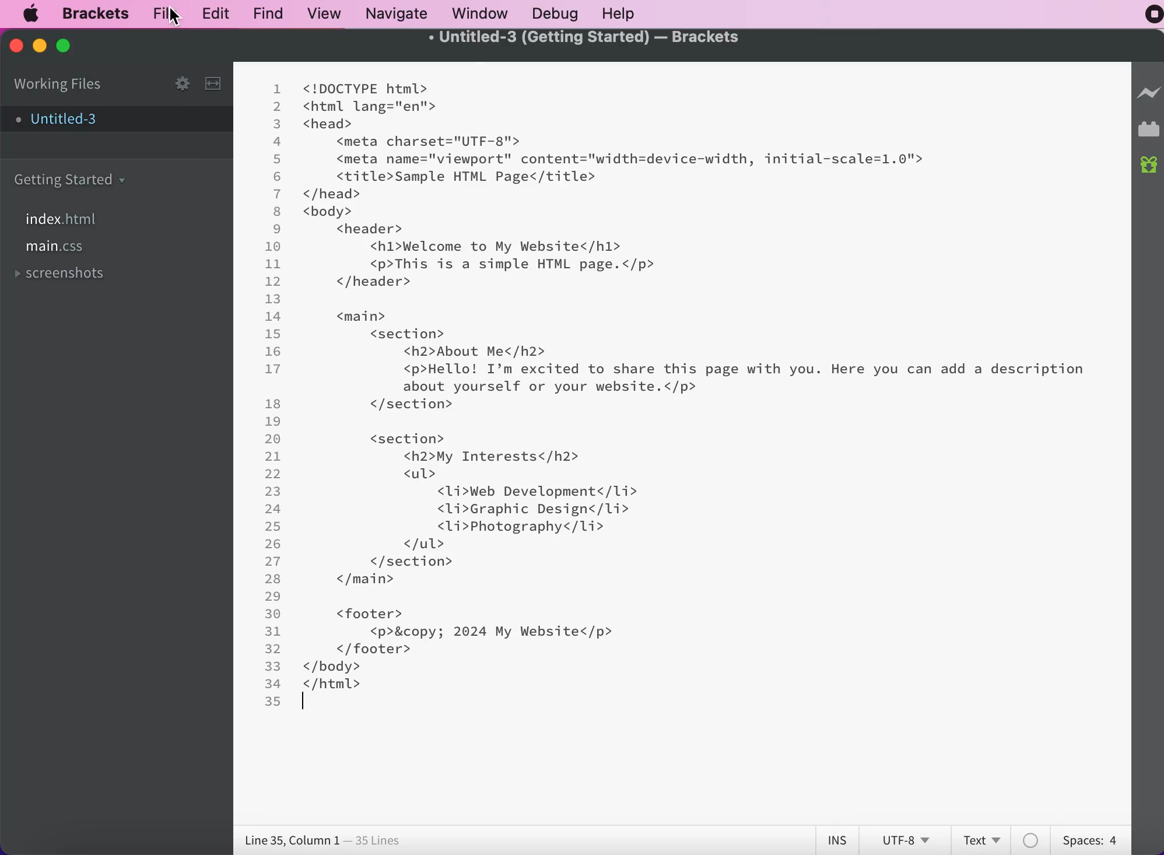 Image resolution: width=1164 pixels, height=855 pixels. Describe the element at coordinates (96, 13) in the screenshot. I see `brackets` at that location.